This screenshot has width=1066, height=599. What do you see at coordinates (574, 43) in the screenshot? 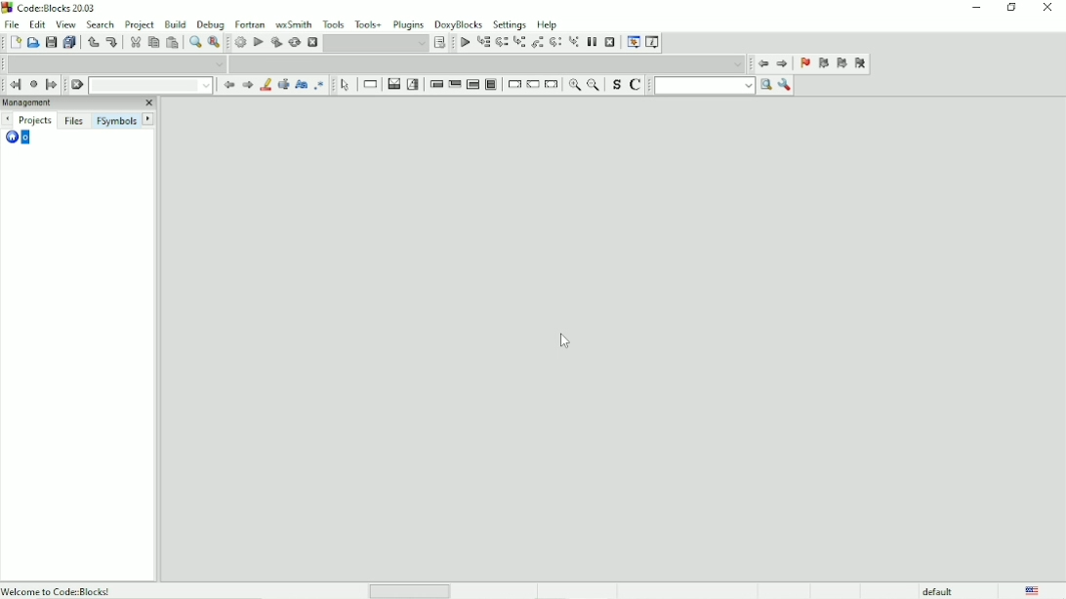
I see `Step into instruction` at bounding box center [574, 43].